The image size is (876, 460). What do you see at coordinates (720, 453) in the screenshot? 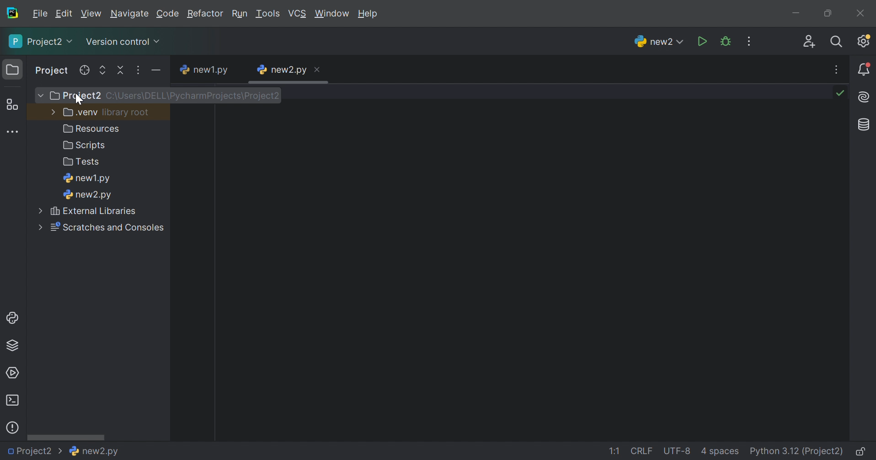
I see `4 spaces` at bounding box center [720, 453].